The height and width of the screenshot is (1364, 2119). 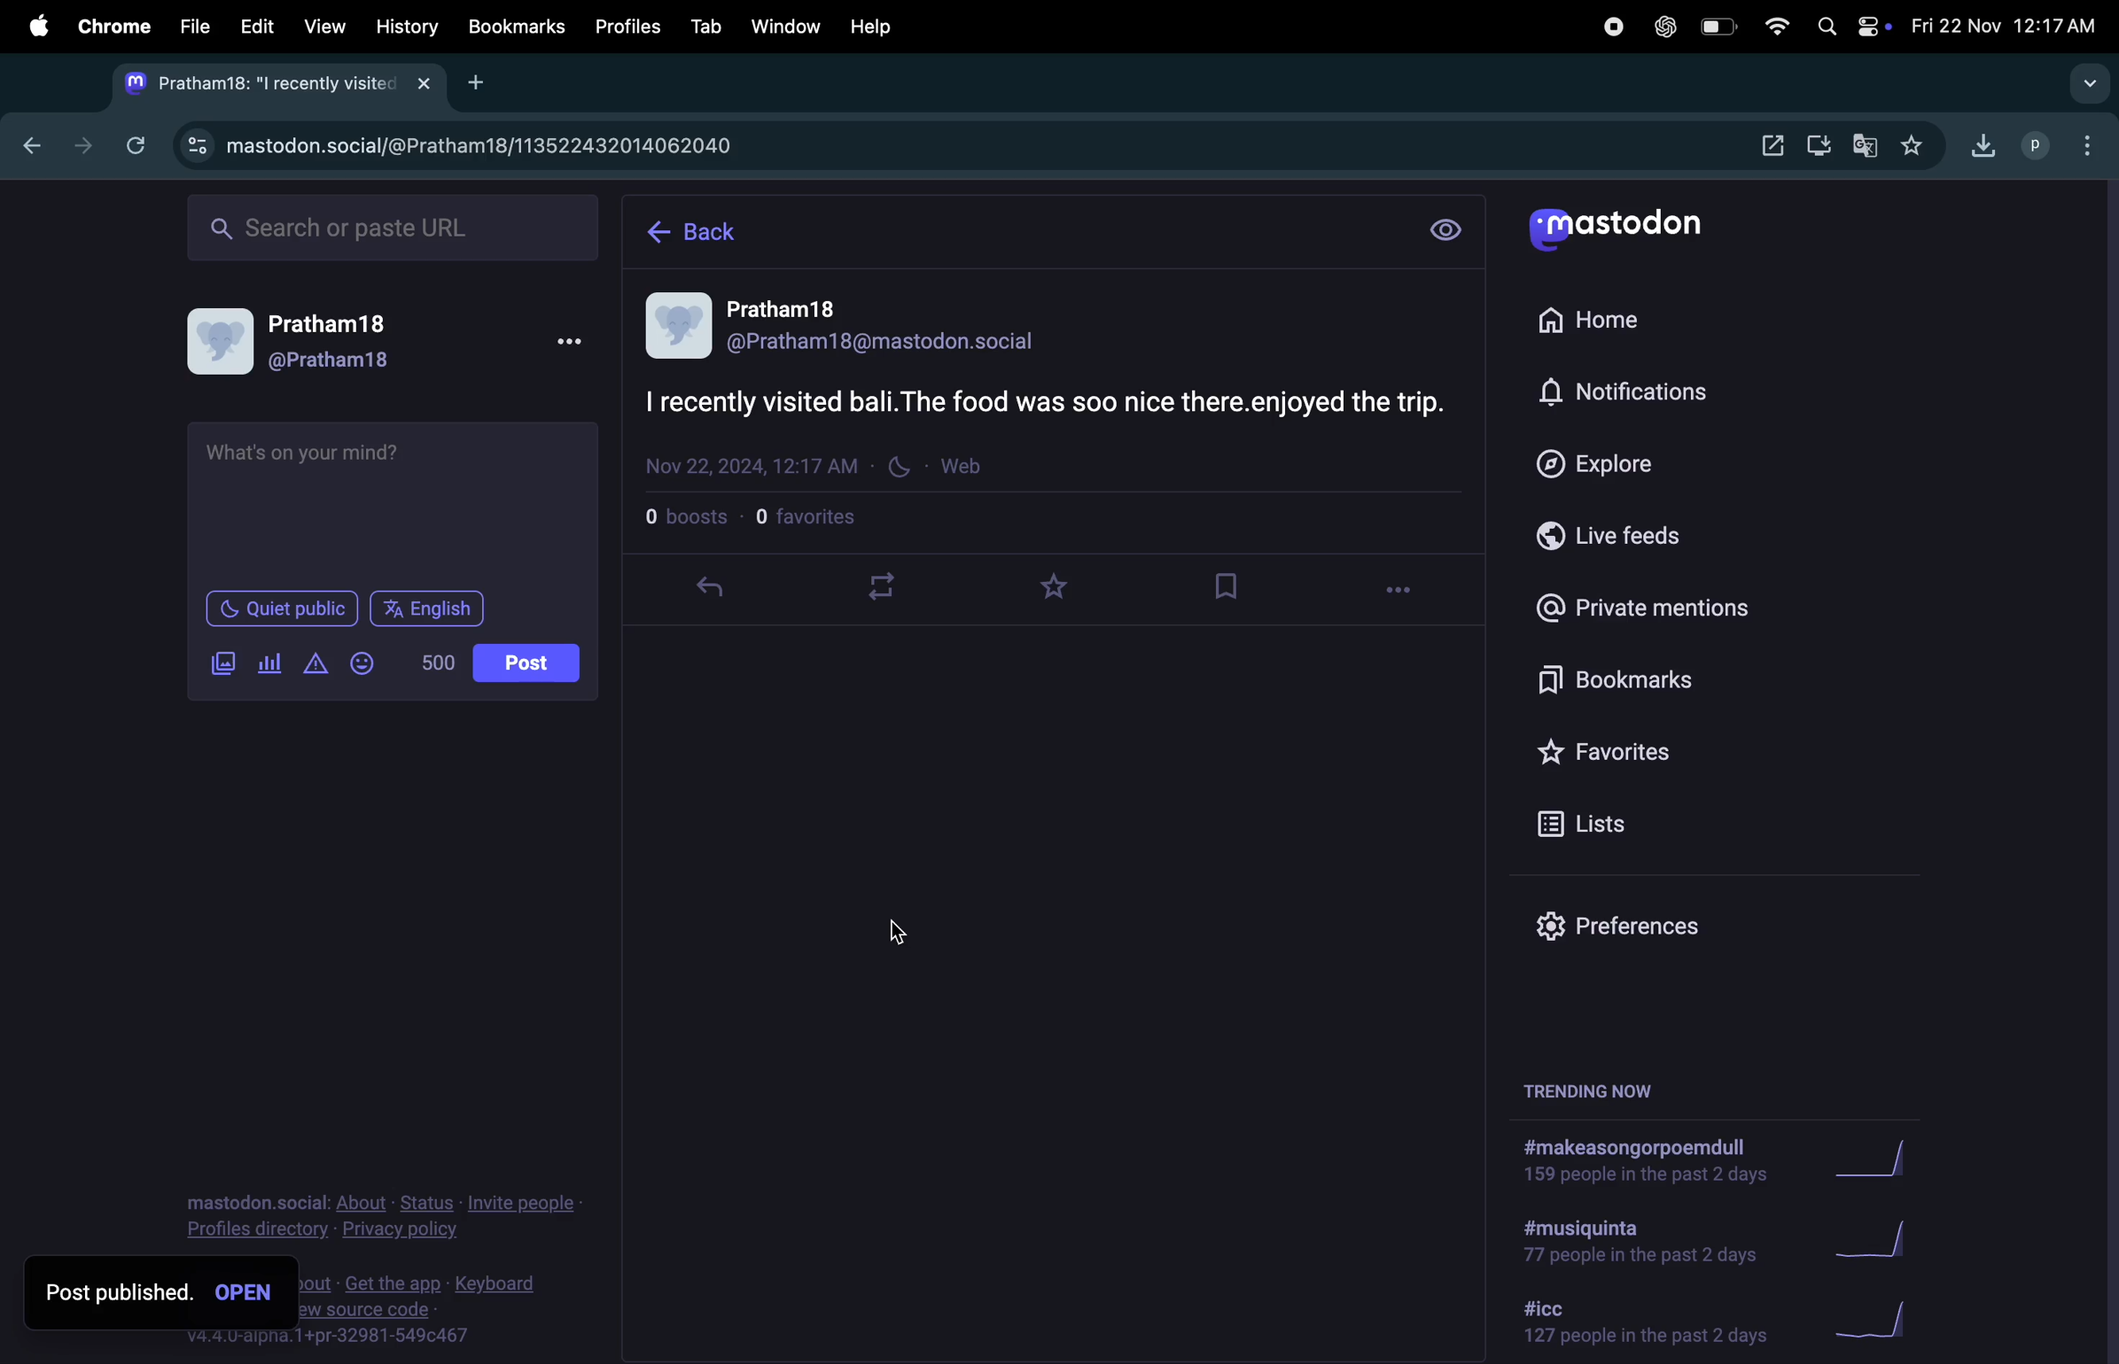 What do you see at coordinates (190, 26) in the screenshot?
I see `file` at bounding box center [190, 26].